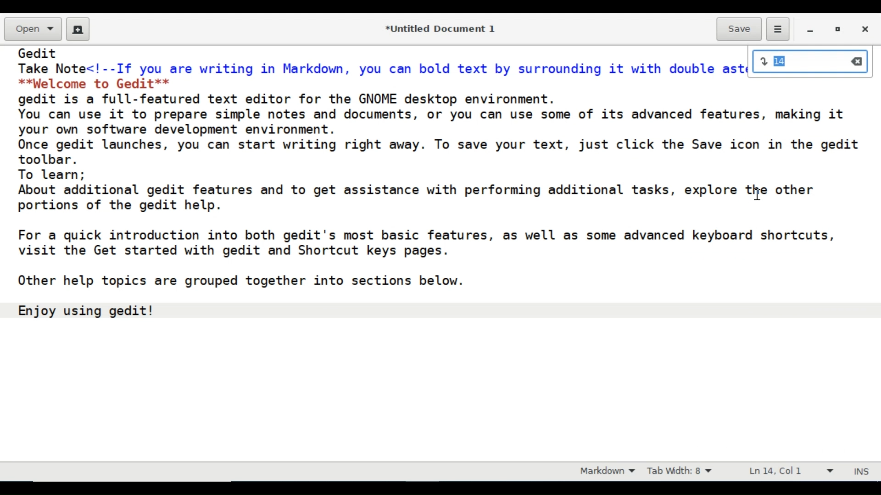 The width and height of the screenshot is (881, 495). What do you see at coordinates (39, 53) in the screenshot?
I see `Gedit` at bounding box center [39, 53].